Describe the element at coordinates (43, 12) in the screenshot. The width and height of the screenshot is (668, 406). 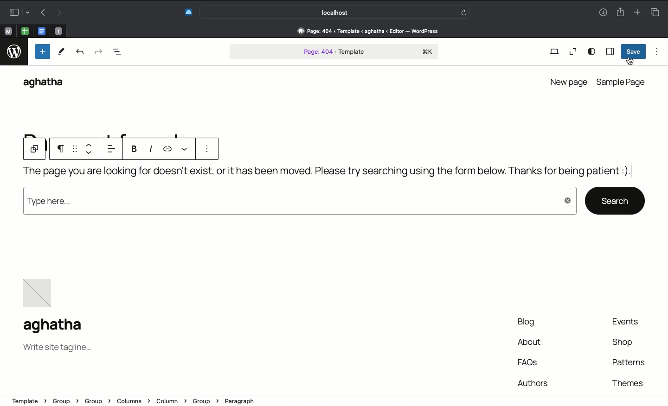
I see `Undo` at that location.